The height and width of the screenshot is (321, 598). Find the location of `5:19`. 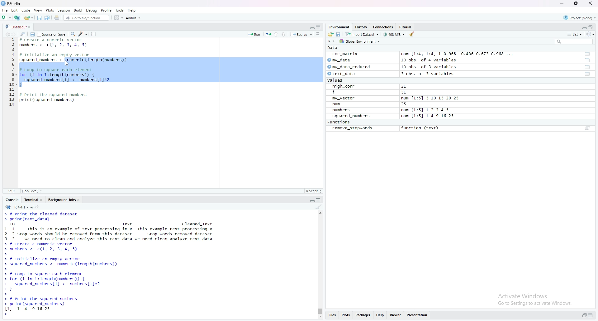

5:19 is located at coordinates (11, 191).